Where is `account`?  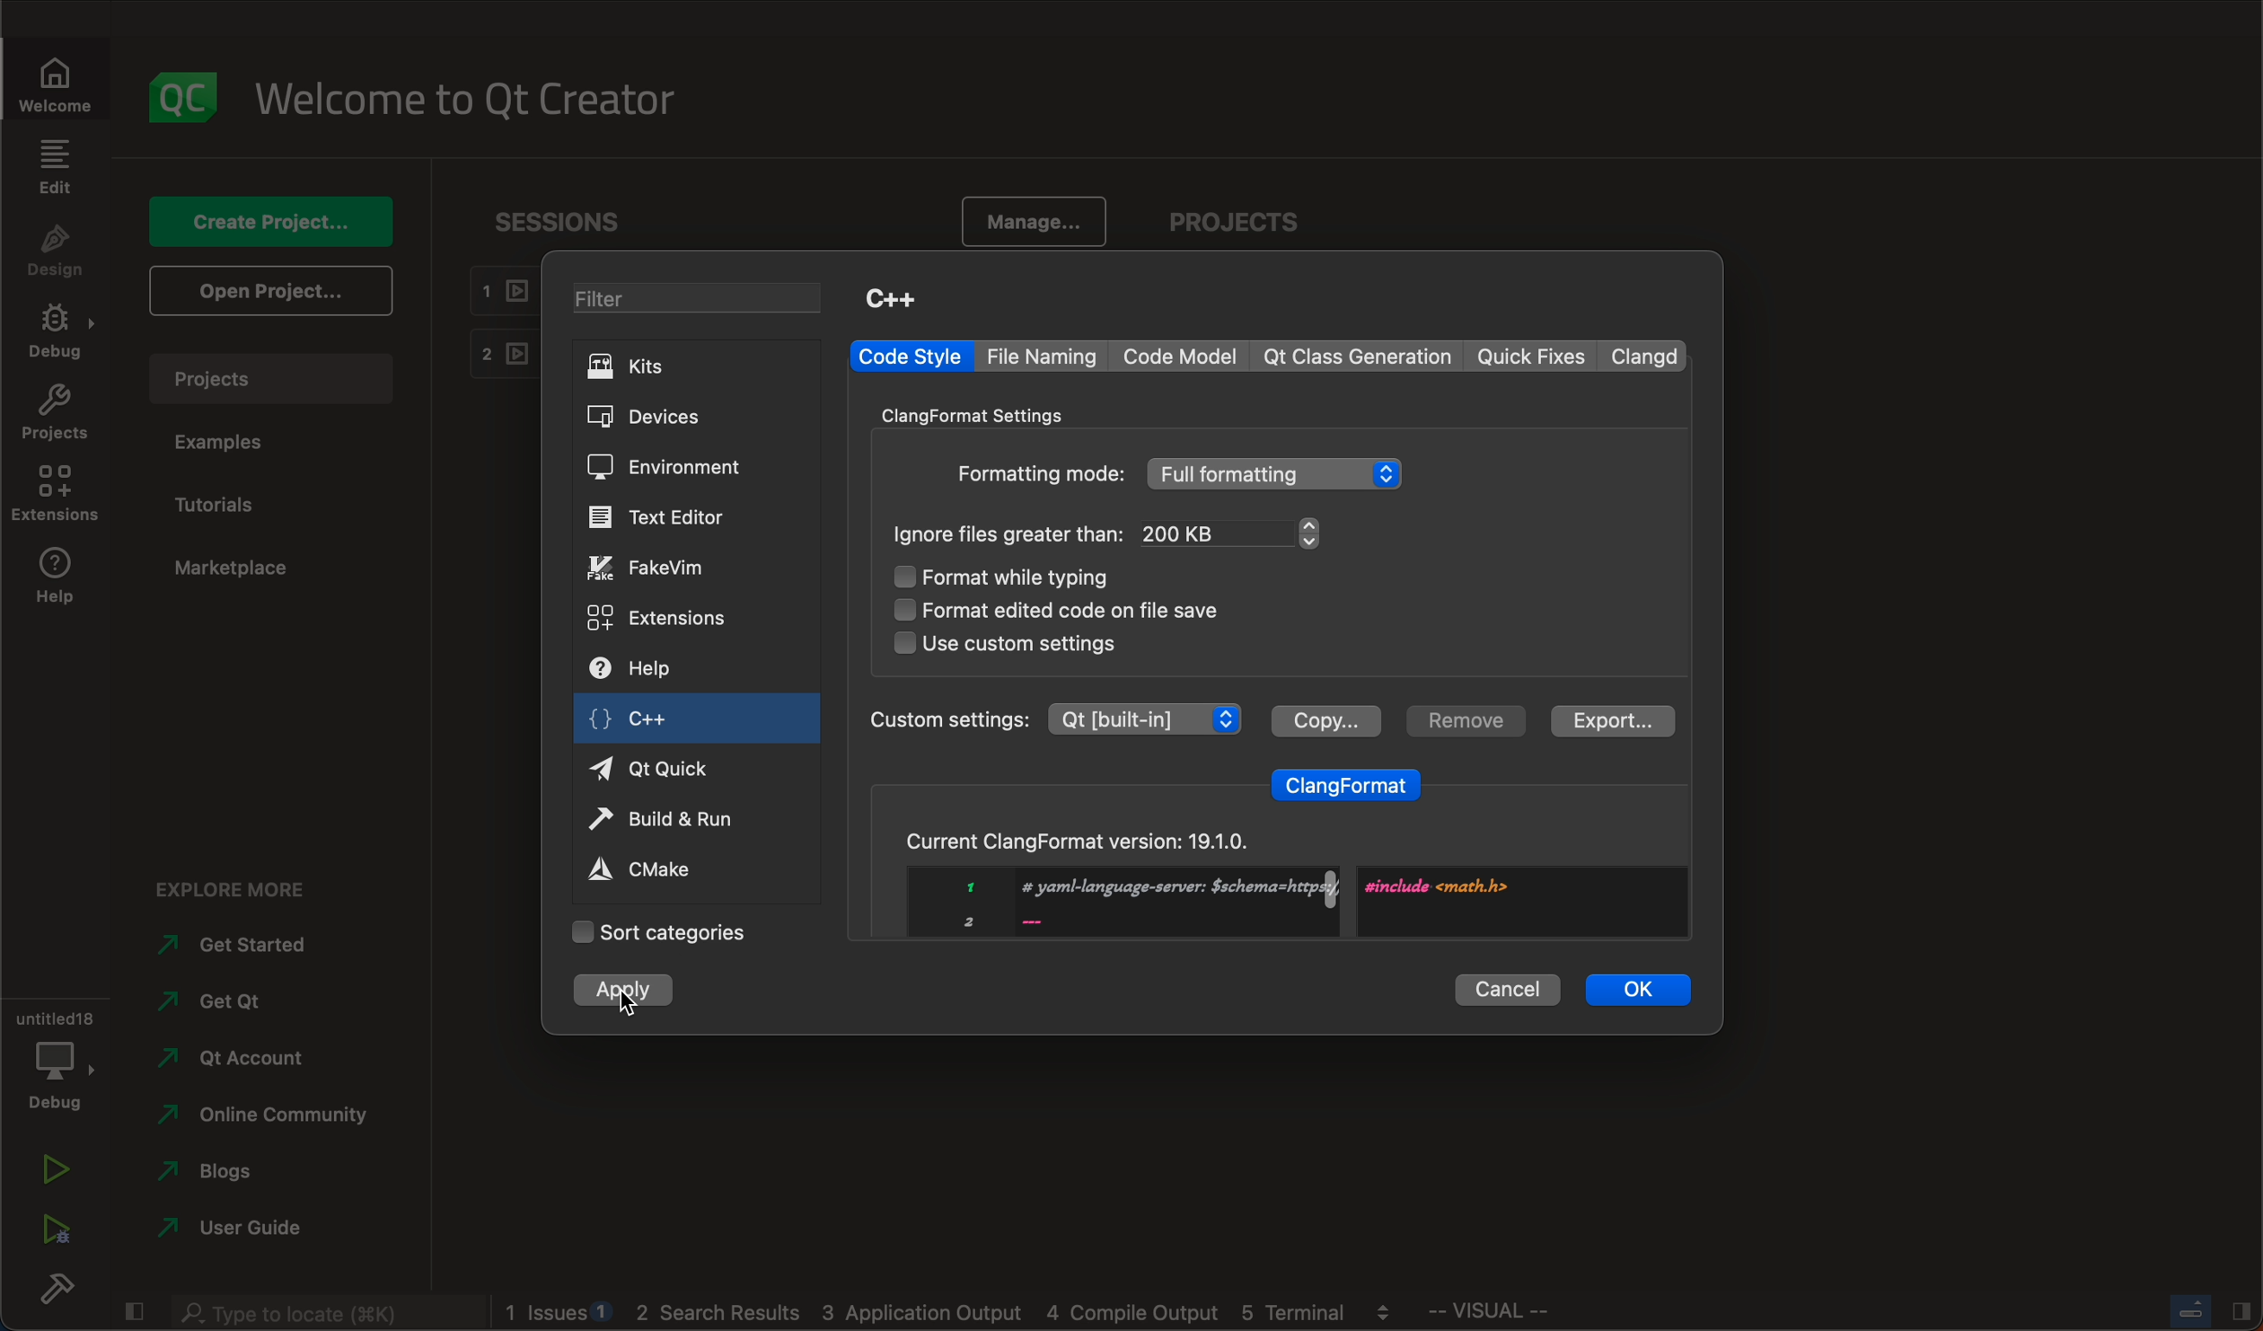
account is located at coordinates (233, 1058).